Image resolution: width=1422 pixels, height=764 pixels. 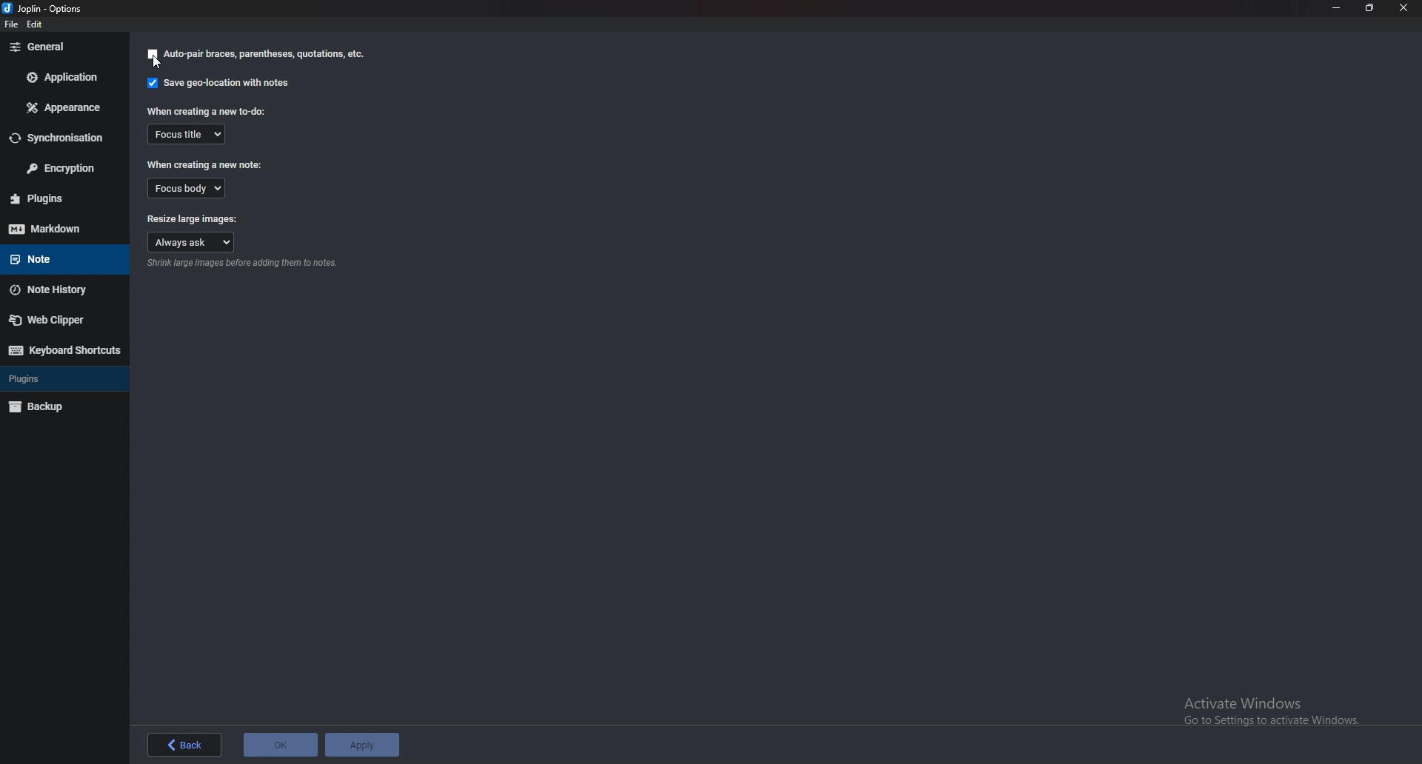 What do you see at coordinates (59, 378) in the screenshot?
I see `Plugins` at bounding box center [59, 378].